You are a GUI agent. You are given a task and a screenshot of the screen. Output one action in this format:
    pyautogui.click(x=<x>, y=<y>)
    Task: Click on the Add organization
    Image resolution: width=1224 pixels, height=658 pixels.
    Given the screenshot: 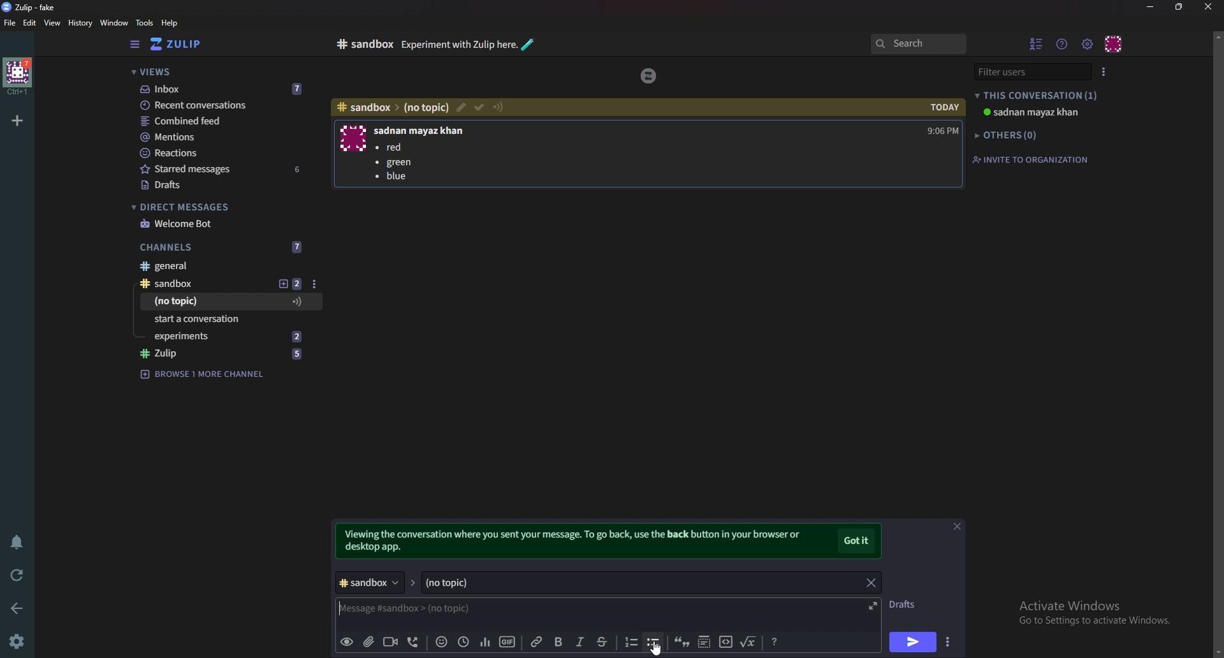 What is the action you would take?
    pyautogui.click(x=17, y=120)
    